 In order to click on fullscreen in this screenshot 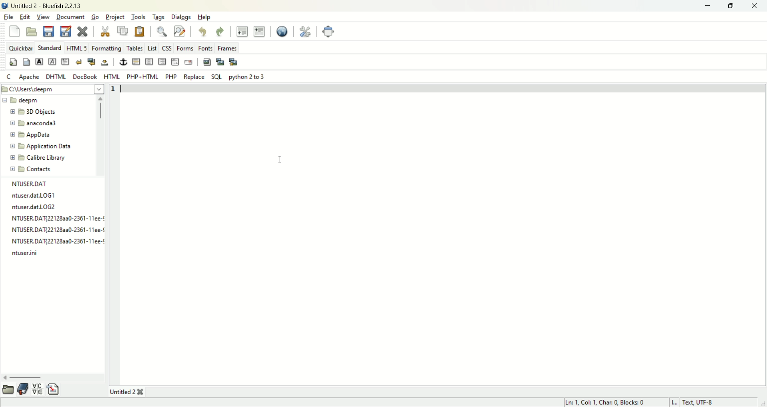, I will do `click(329, 31)`.